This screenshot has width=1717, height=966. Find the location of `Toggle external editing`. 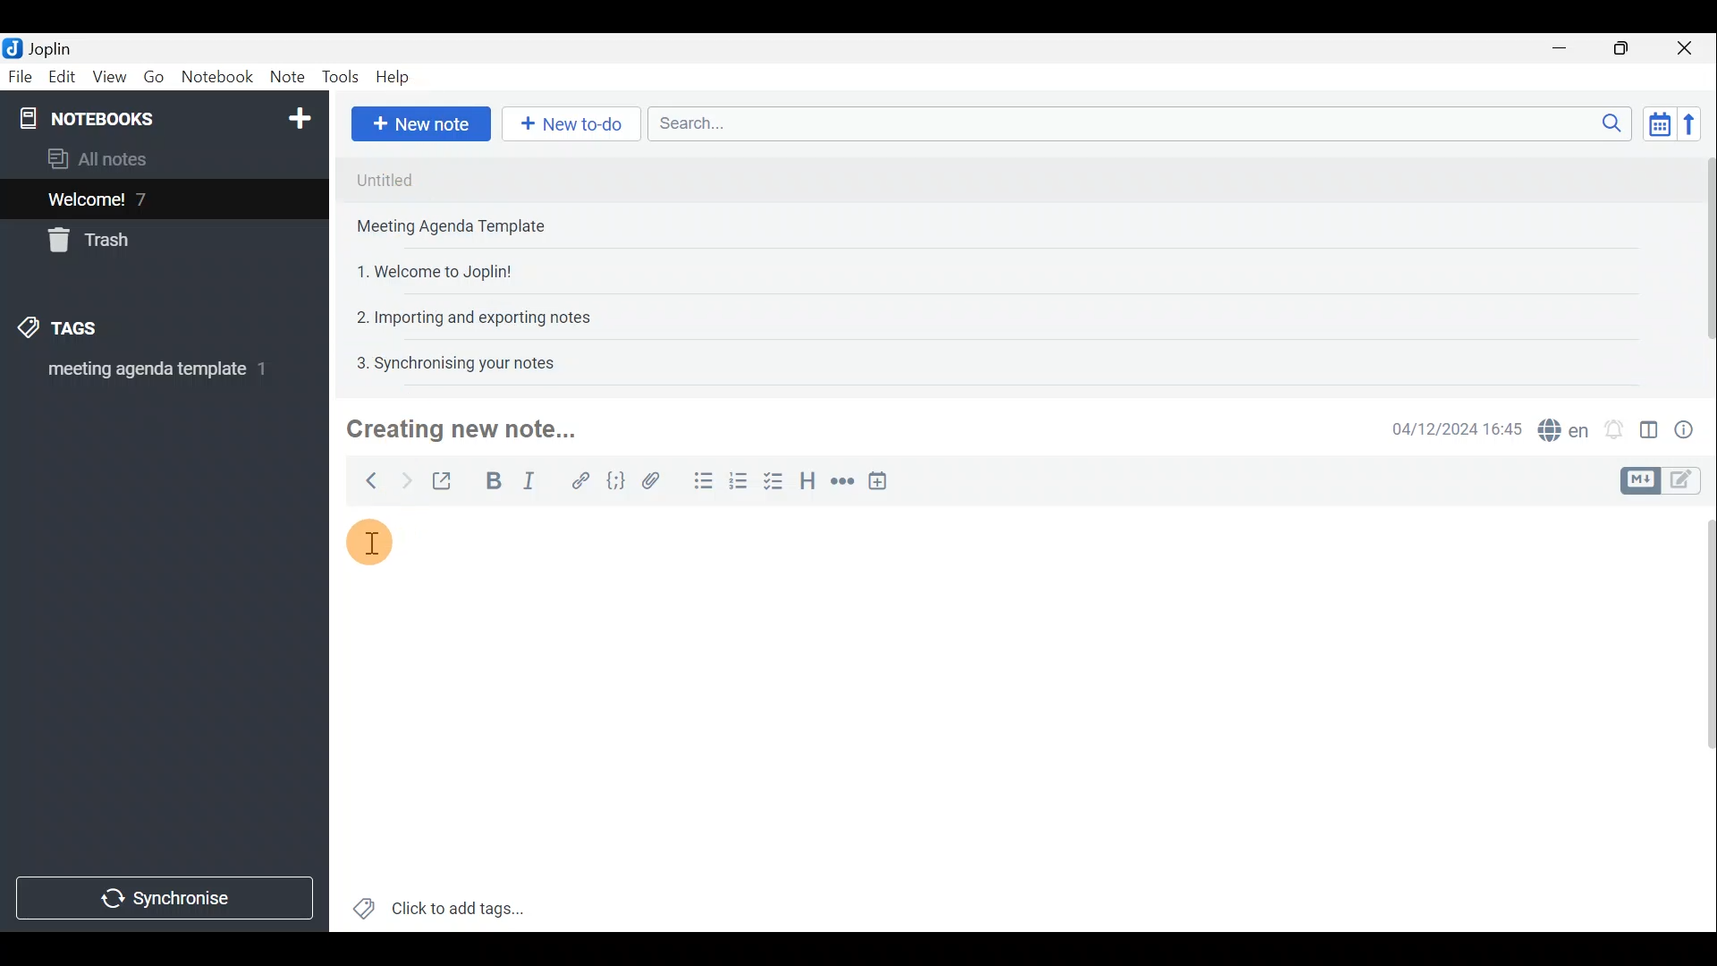

Toggle external editing is located at coordinates (444, 479).